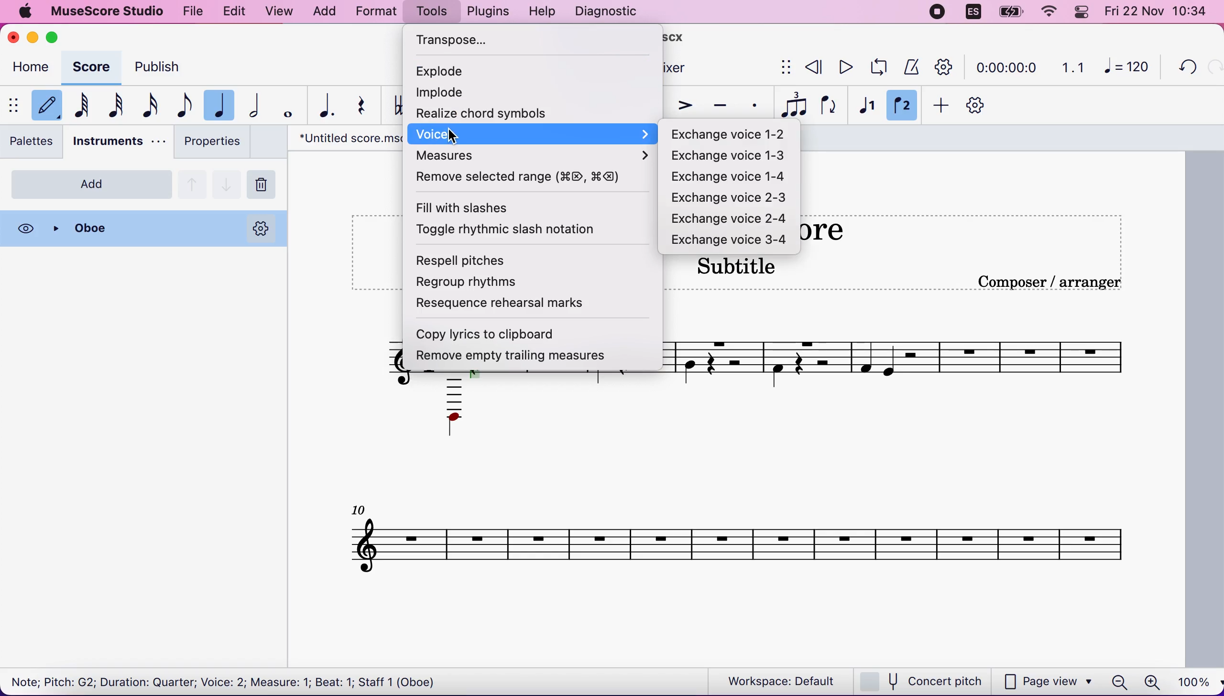 Image resolution: width=1224 pixels, height=696 pixels. What do you see at coordinates (736, 176) in the screenshot?
I see `exchange voice 1-4` at bounding box center [736, 176].